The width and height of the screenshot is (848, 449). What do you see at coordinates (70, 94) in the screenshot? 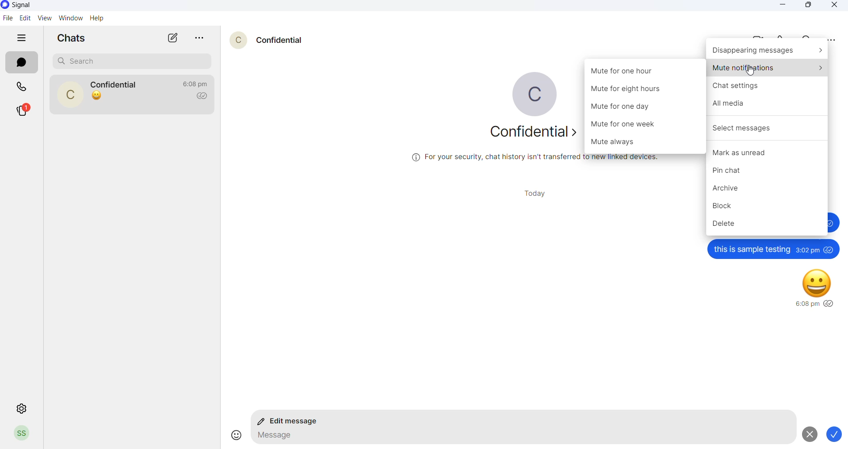
I see `profile picture` at bounding box center [70, 94].